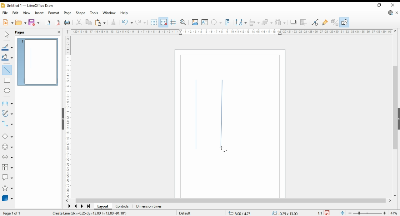  I want to click on collapse, so click(398, 118).